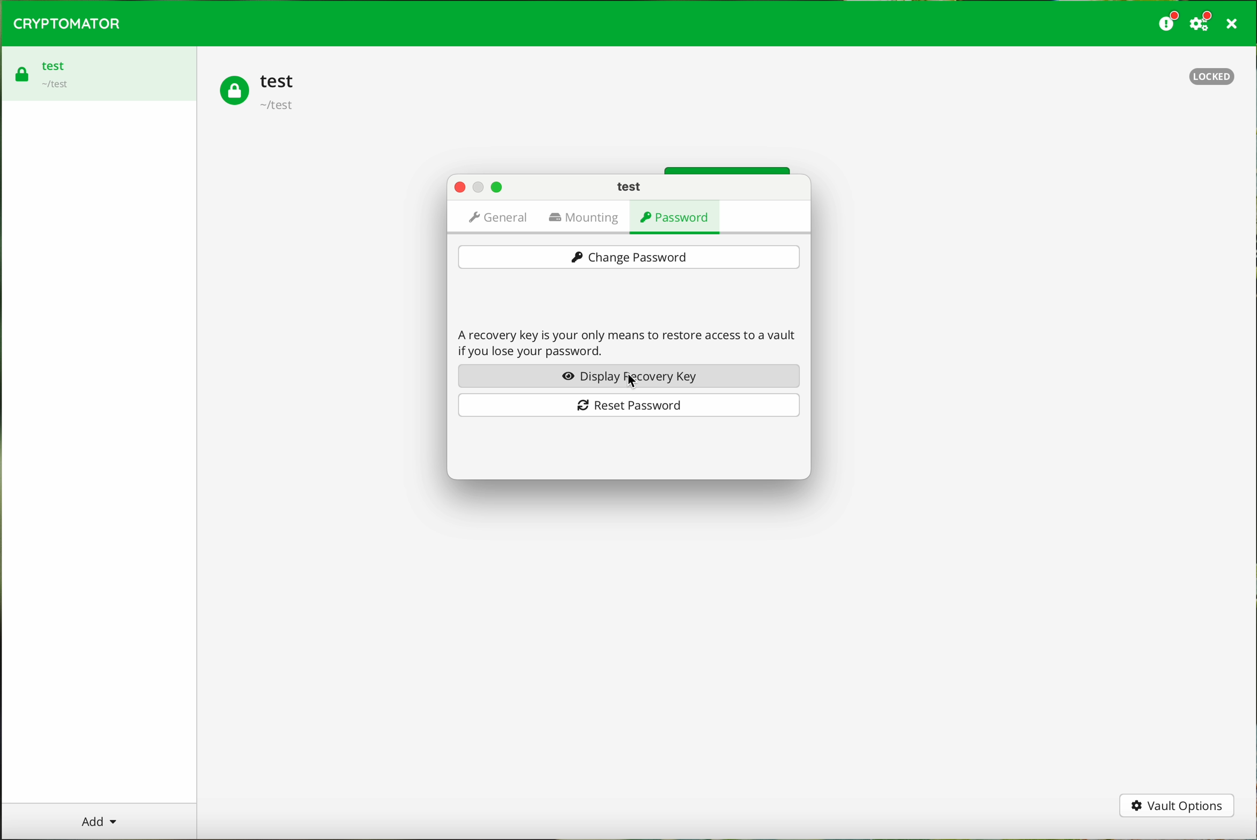 The image size is (1257, 840). Describe the element at coordinates (629, 406) in the screenshot. I see `reset password` at that location.